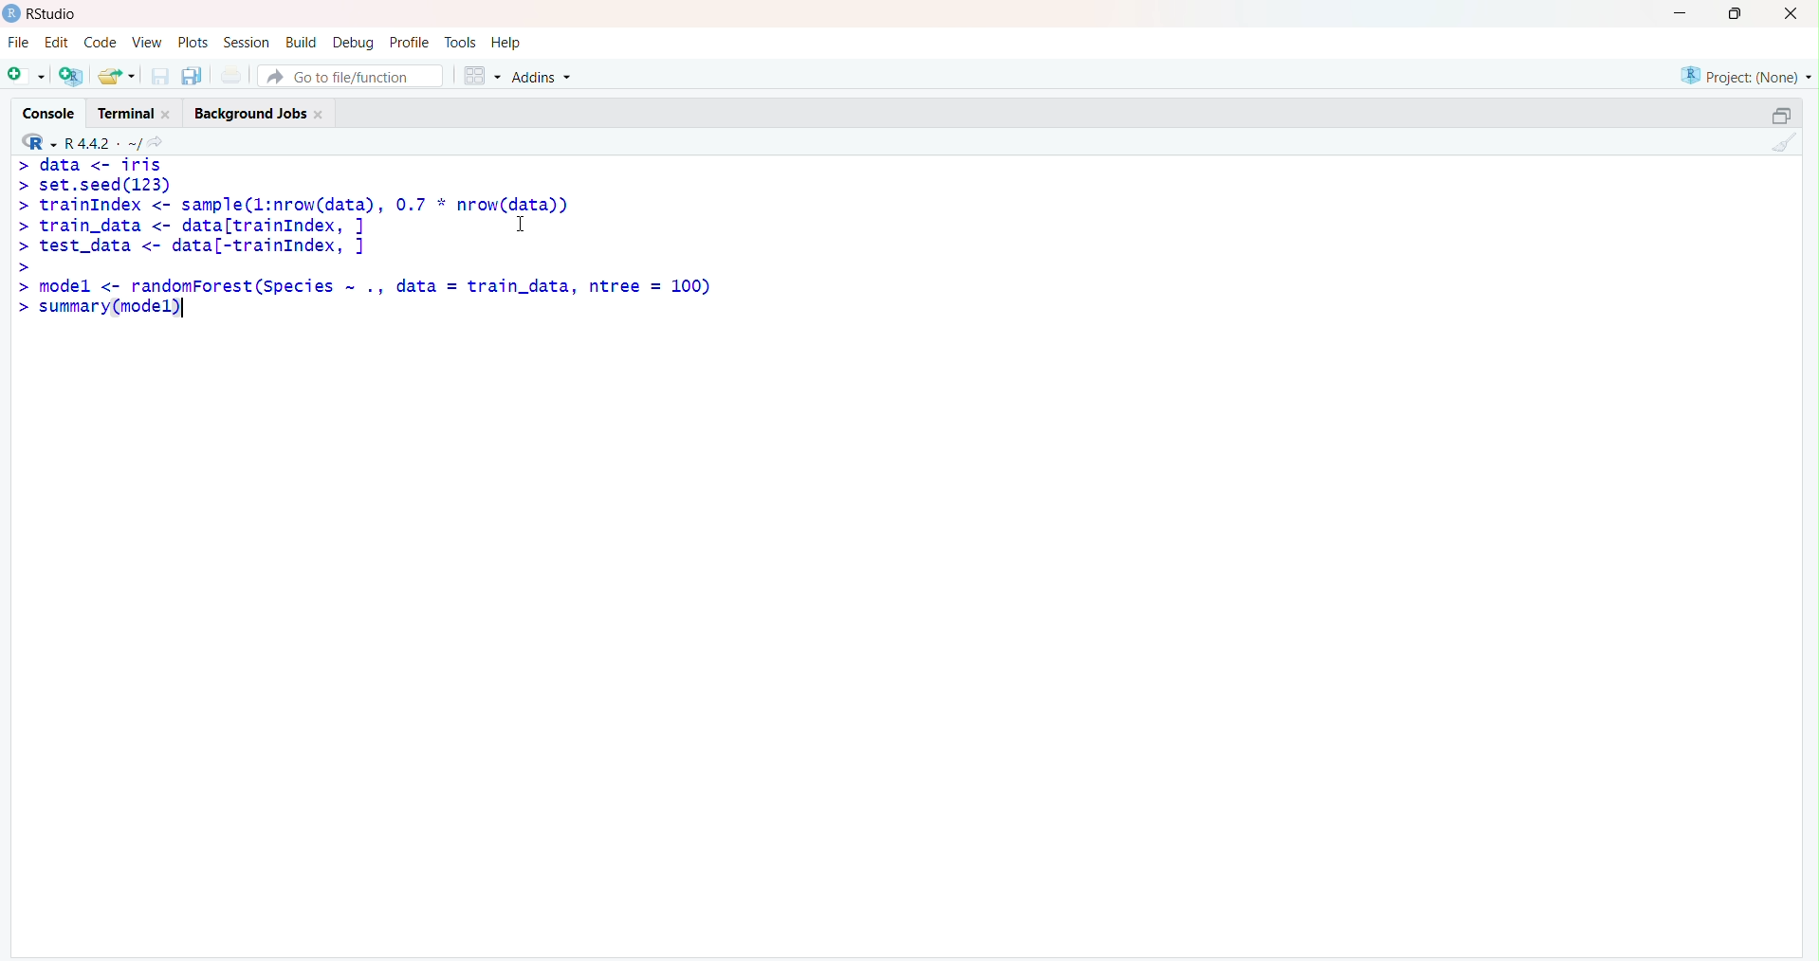 This screenshot has width=1819, height=961. Describe the element at coordinates (22, 188) in the screenshot. I see `Prompt cursor` at that location.